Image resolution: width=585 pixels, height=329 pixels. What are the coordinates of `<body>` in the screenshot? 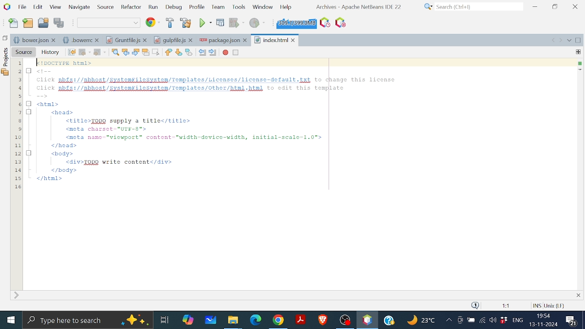 It's located at (62, 154).